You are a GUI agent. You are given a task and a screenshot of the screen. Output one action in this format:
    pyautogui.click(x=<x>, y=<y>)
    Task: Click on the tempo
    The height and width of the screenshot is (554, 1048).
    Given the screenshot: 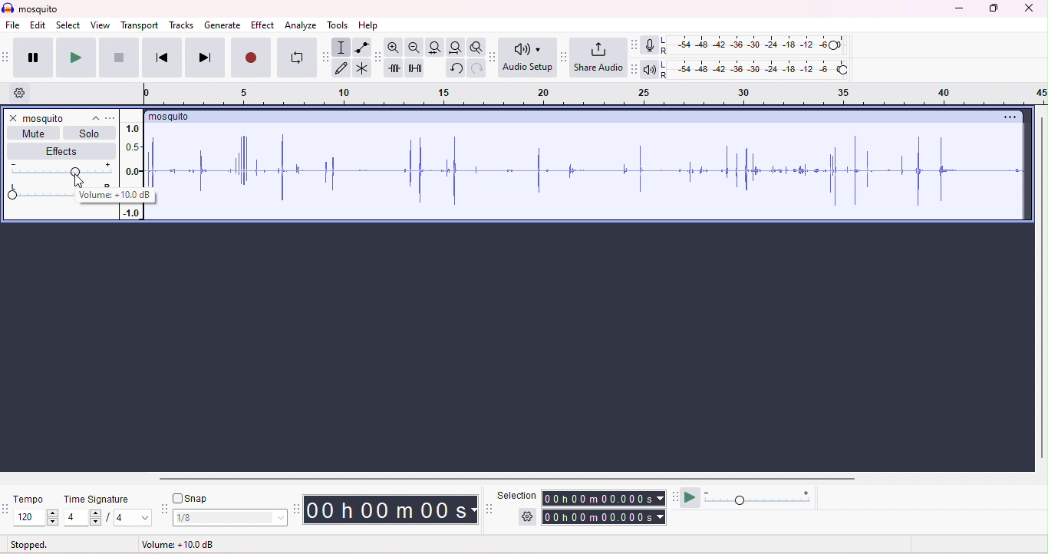 What is the action you would take?
    pyautogui.click(x=29, y=500)
    